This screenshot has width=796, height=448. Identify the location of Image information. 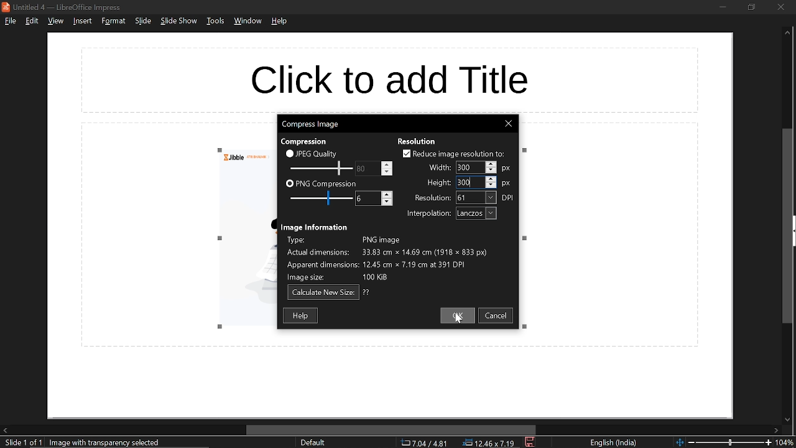
(399, 258).